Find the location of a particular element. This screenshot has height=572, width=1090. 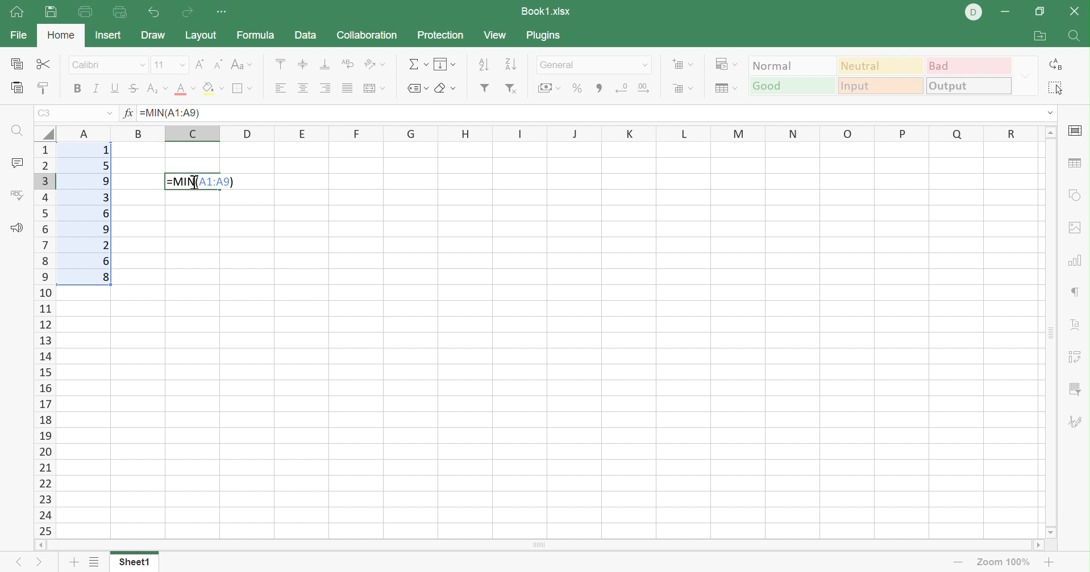

DELL is located at coordinates (972, 12).